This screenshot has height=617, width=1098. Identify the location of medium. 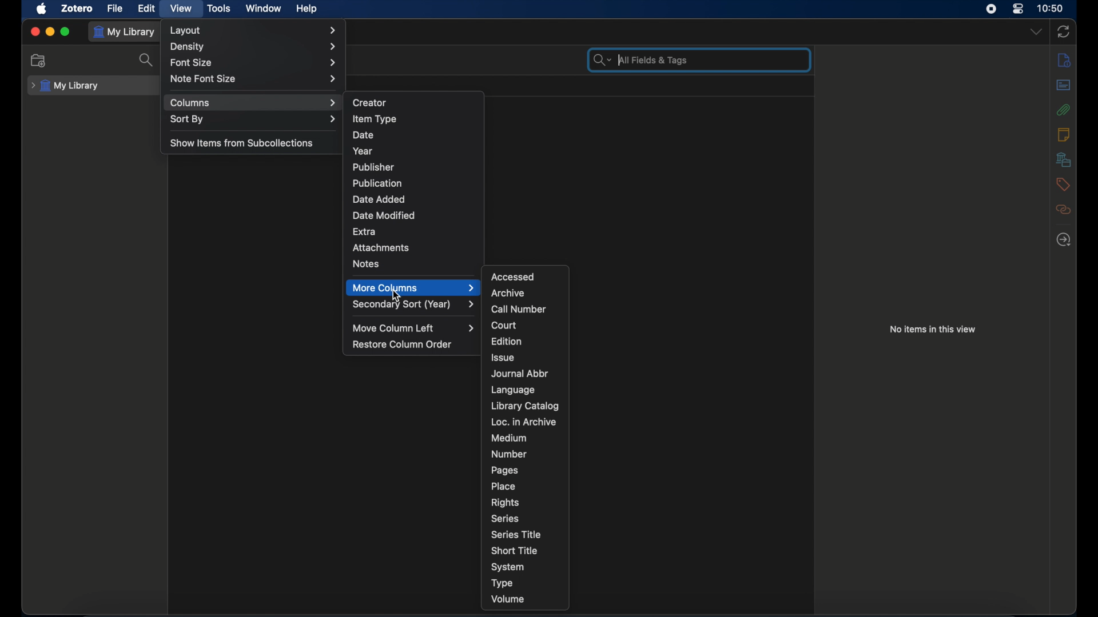
(508, 437).